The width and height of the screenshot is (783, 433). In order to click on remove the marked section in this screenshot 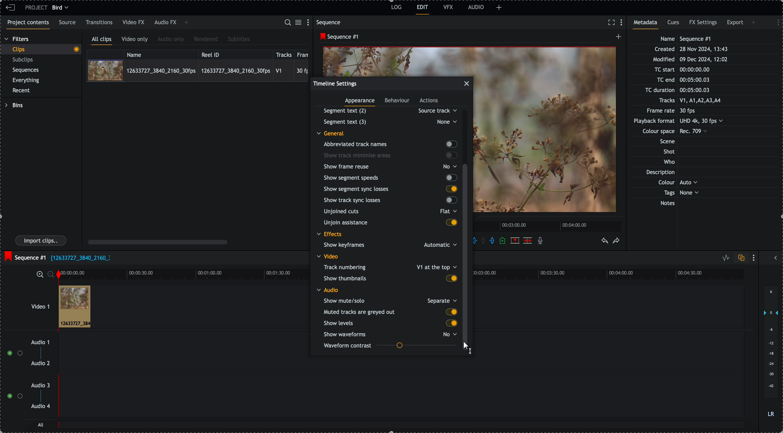, I will do `click(515, 240)`.